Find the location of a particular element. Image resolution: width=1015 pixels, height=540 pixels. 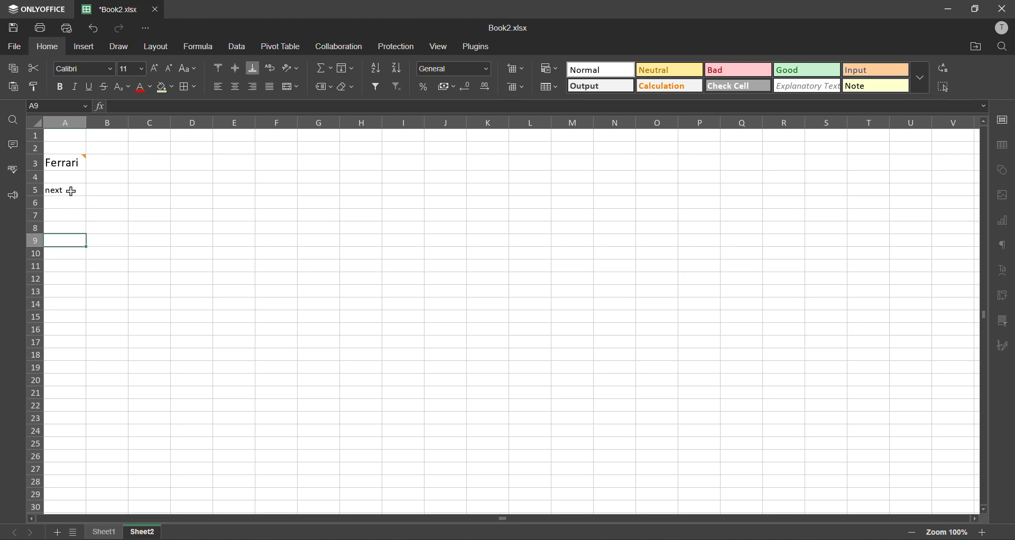

file name is located at coordinates (114, 10).